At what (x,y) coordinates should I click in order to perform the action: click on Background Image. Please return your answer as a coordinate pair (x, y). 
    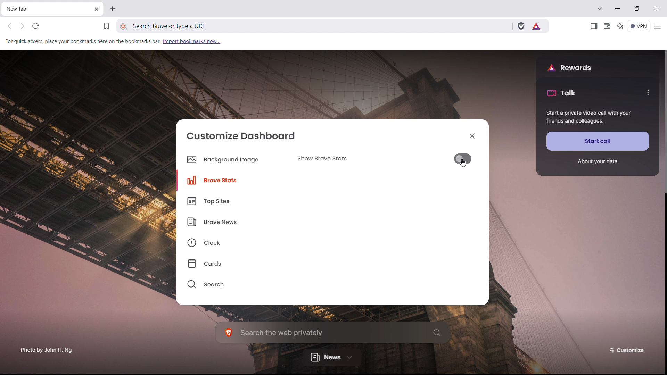
    Looking at the image, I should click on (228, 160).